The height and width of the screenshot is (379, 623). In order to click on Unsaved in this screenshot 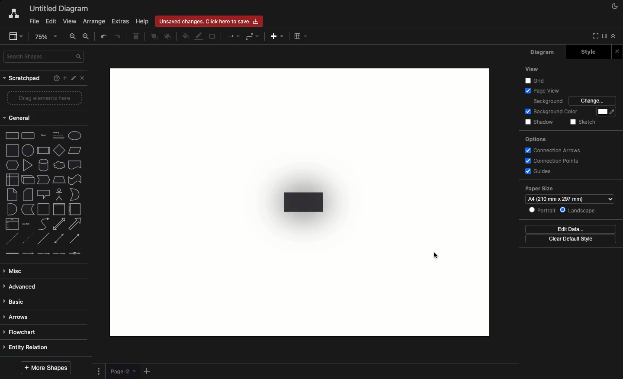, I will do `click(209, 22)`.